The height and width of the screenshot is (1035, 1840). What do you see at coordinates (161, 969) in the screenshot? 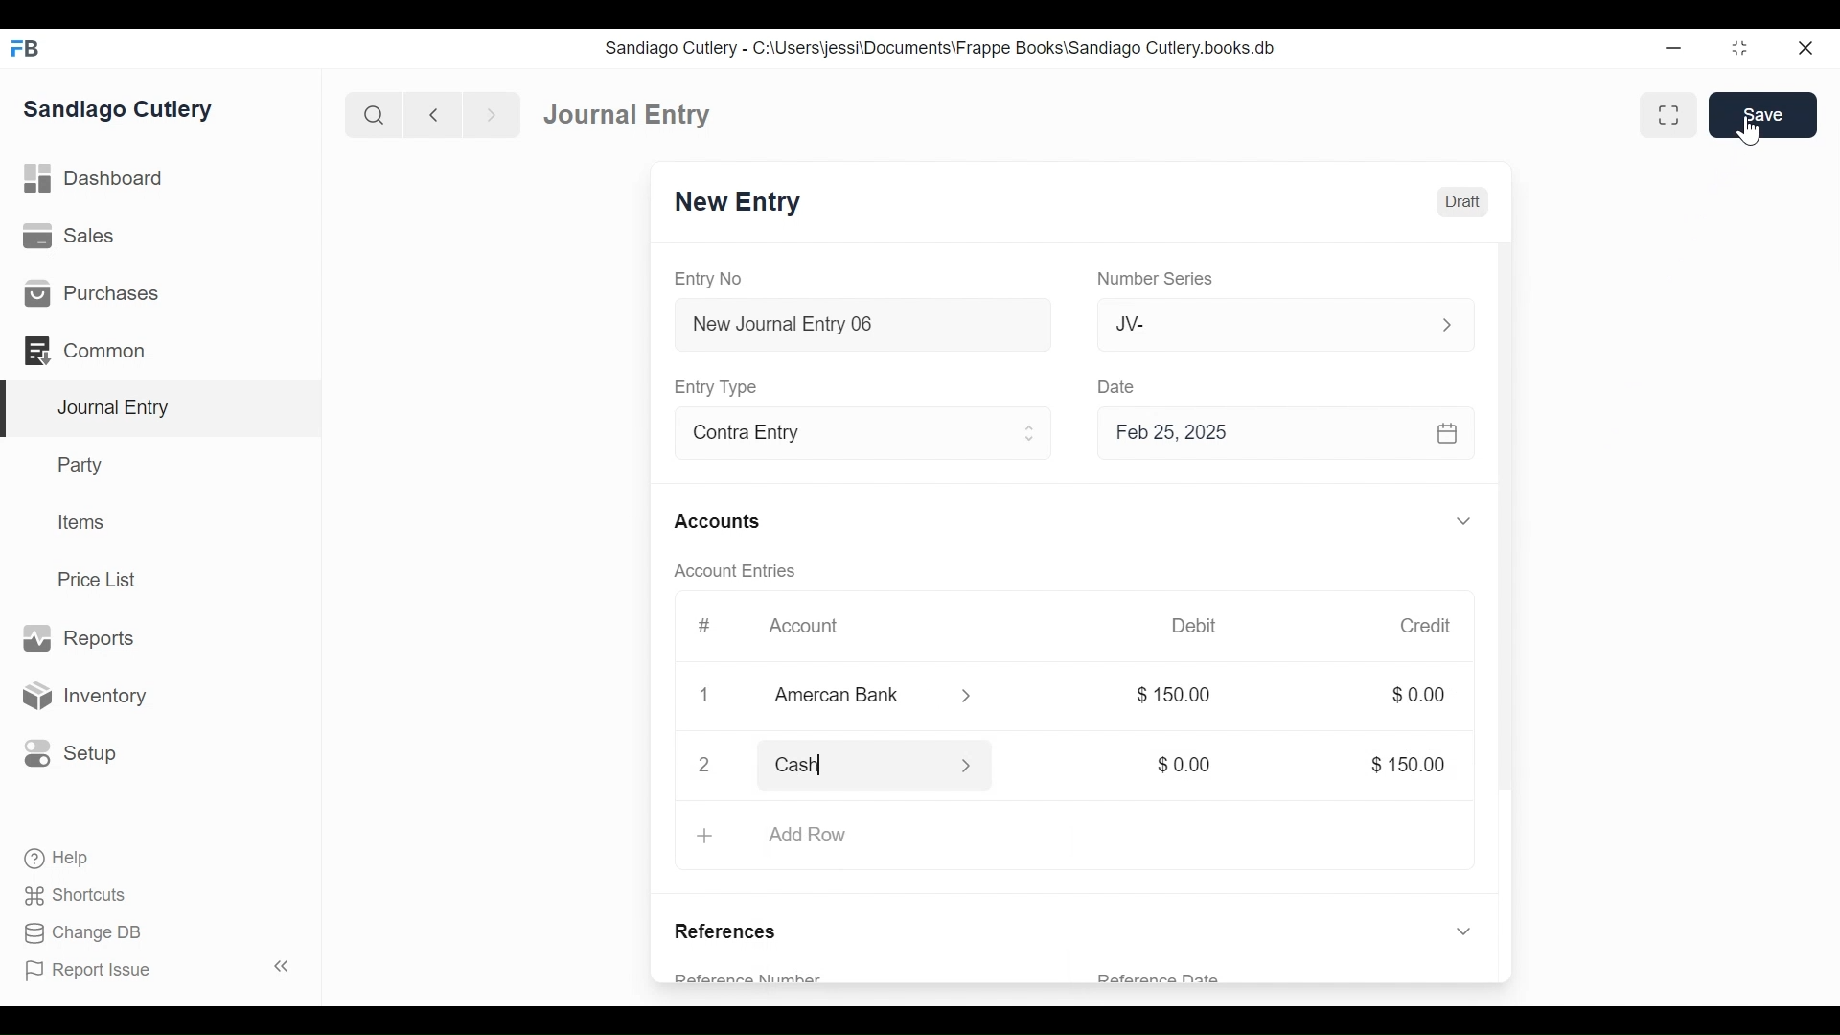
I see `Report Issue` at bounding box center [161, 969].